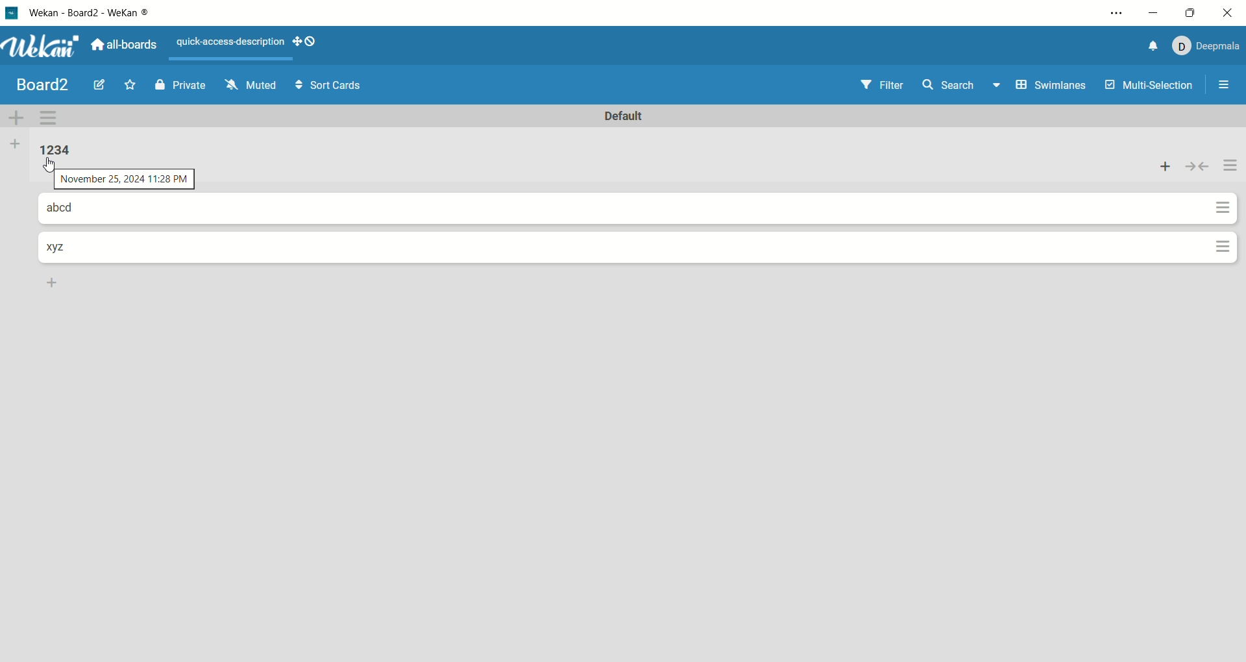 The image size is (1246, 662). I want to click on wekan-wekan, so click(95, 14).